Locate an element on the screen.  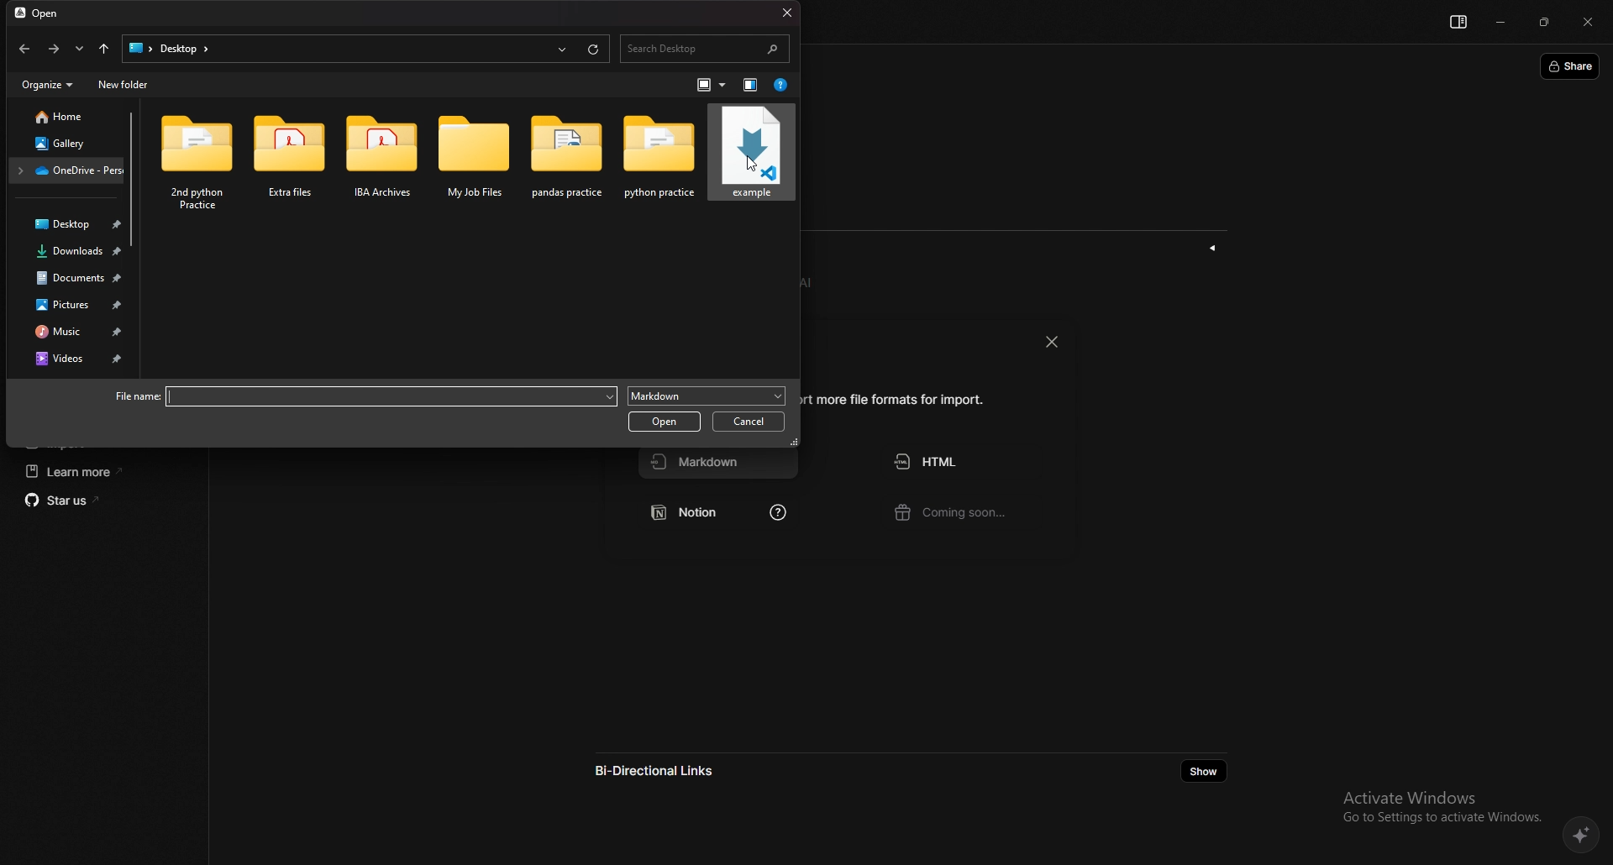
markdown is located at coordinates (707, 395).